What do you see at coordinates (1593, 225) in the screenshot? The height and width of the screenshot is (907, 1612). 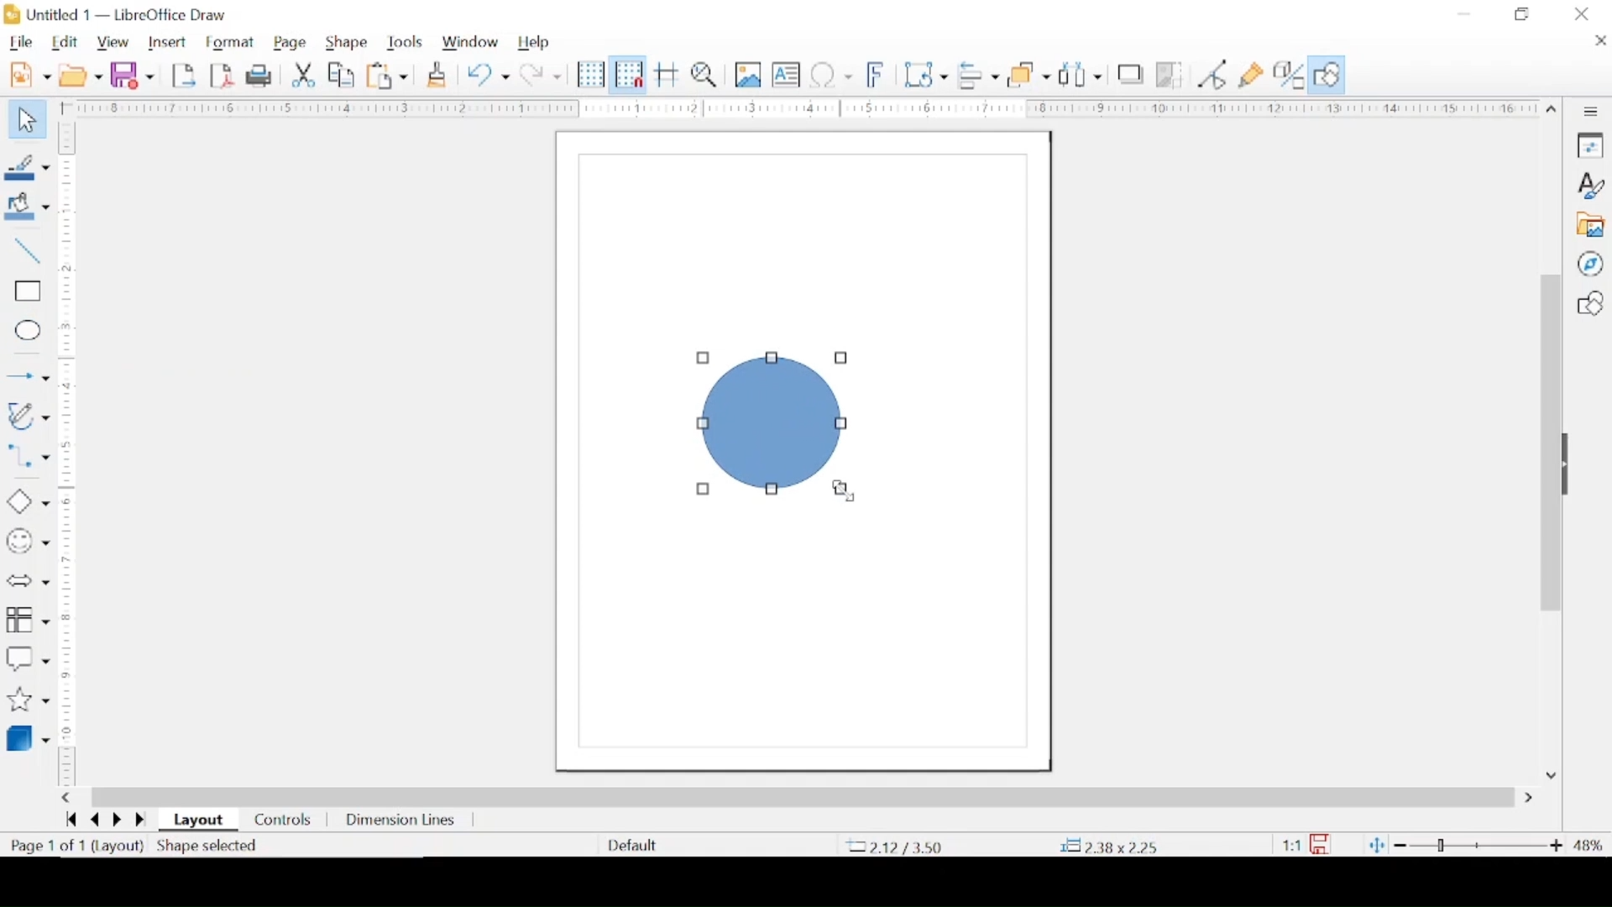 I see `gallery` at bounding box center [1593, 225].